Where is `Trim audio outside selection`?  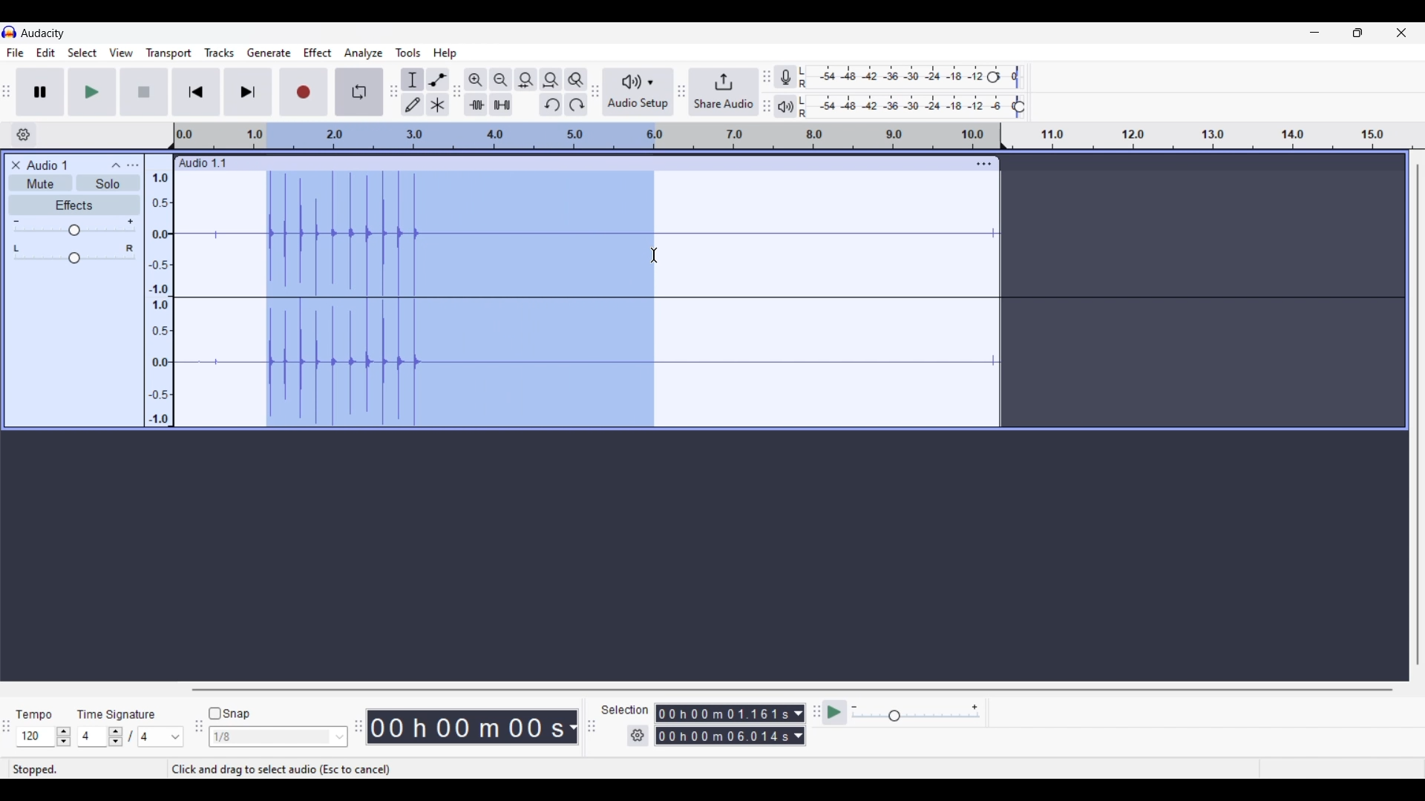 Trim audio outside selection is located at coordinates (476, 105).